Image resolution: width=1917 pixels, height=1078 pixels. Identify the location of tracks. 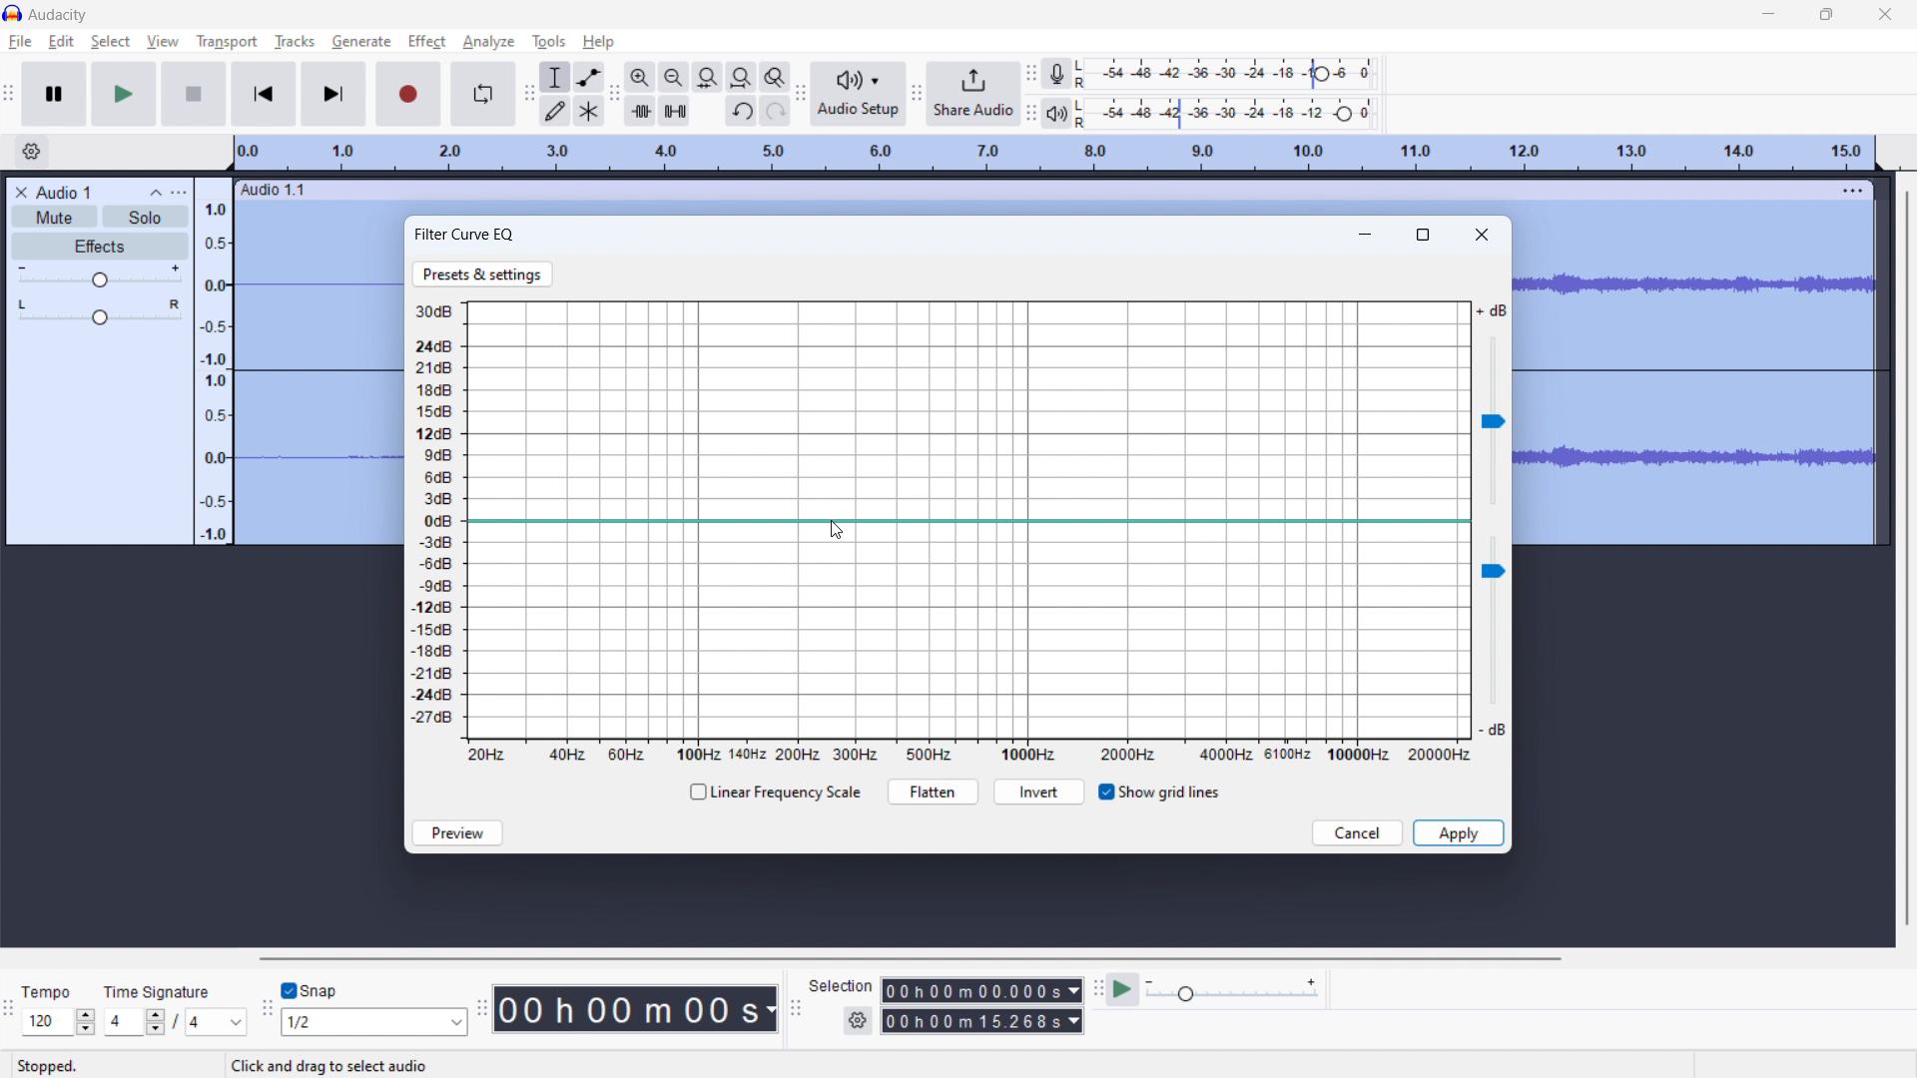
(295, 42).